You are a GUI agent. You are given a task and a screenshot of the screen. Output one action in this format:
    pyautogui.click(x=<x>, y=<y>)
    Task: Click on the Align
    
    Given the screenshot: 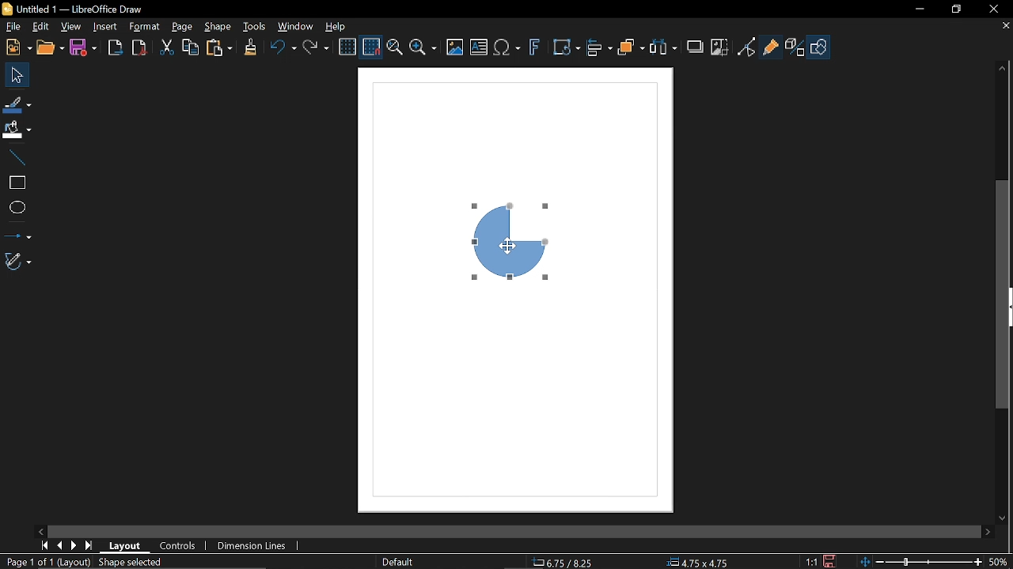 What is the action you would take?
    pyautogui.click(x=599, y=48)
    